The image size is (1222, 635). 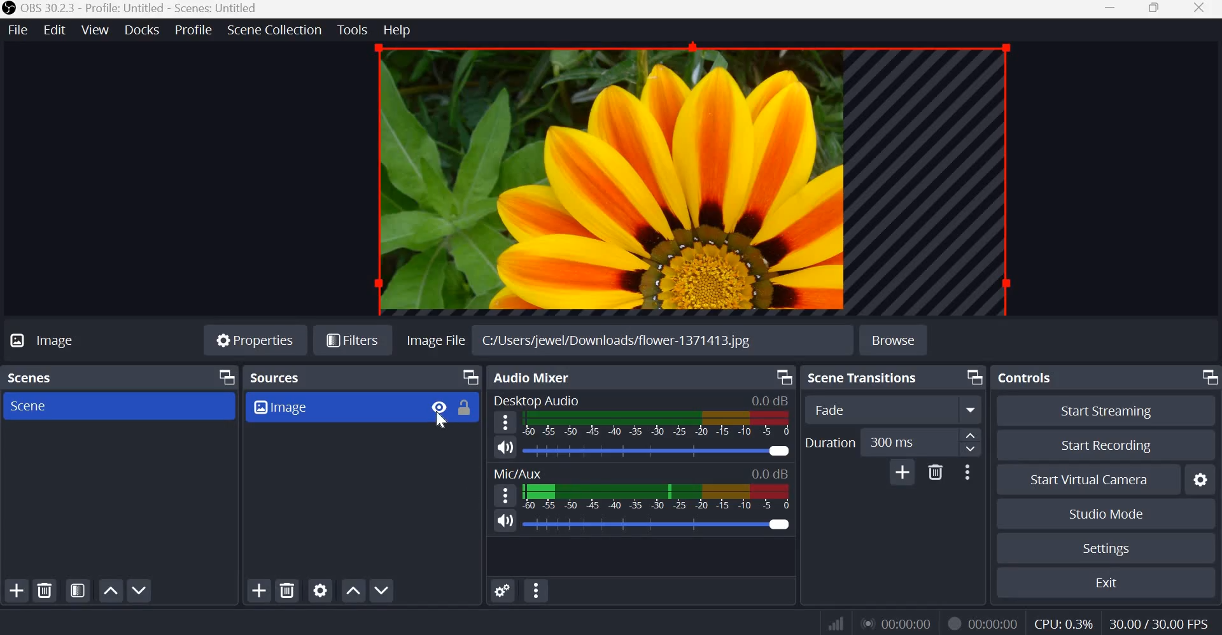 What do you see at coordinates (770, 473) in the screenshot?
I see `Audio Level Indicator` at bounding box center [770, 473].